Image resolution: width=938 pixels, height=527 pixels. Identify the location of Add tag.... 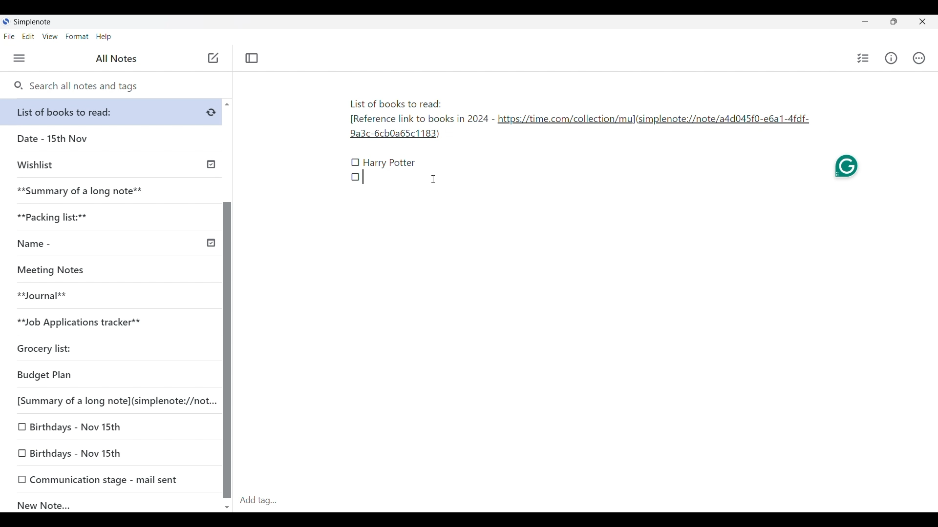
(264, 500).